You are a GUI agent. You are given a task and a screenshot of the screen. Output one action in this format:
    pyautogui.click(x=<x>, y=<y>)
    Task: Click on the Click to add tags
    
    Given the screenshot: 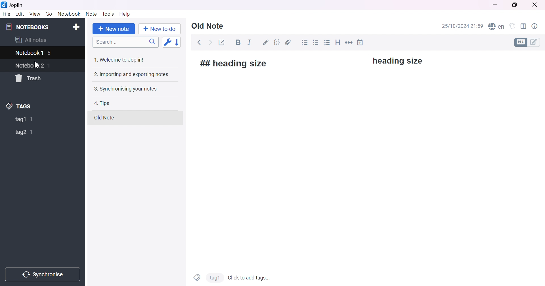 What is the action you would take?
    pyautogui.click(x=250, y=277)
    